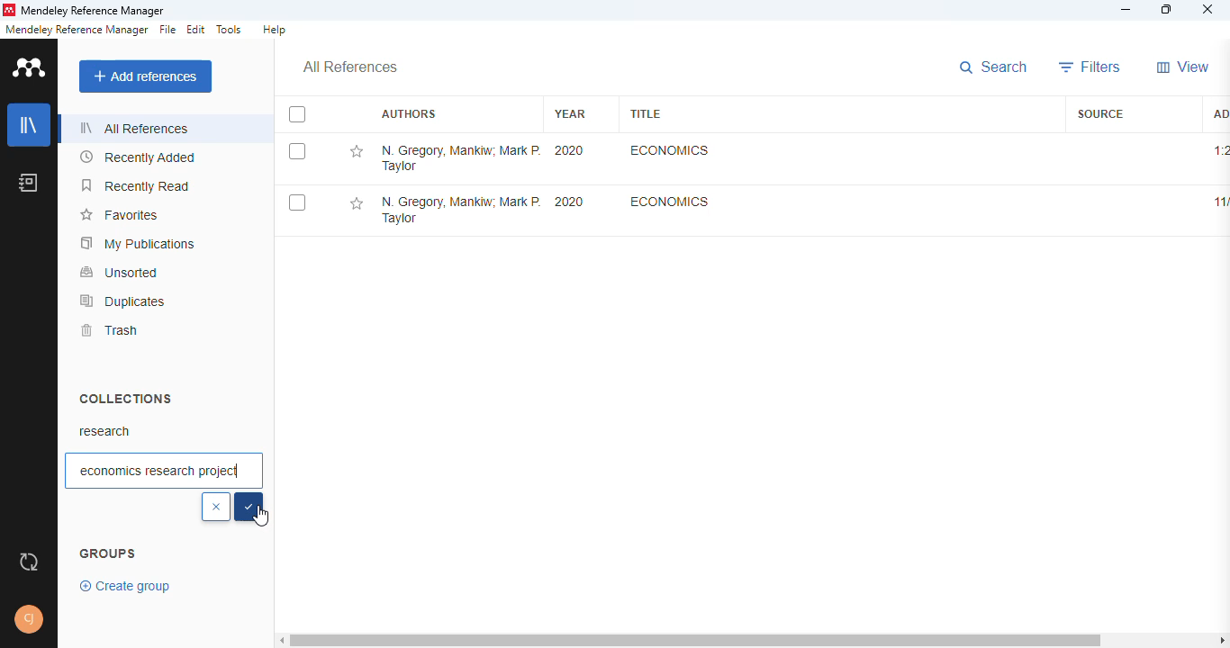  What do you see at coordinates (570, 113) in the screenshot?
I see `year` at bounding box center [570, 113].